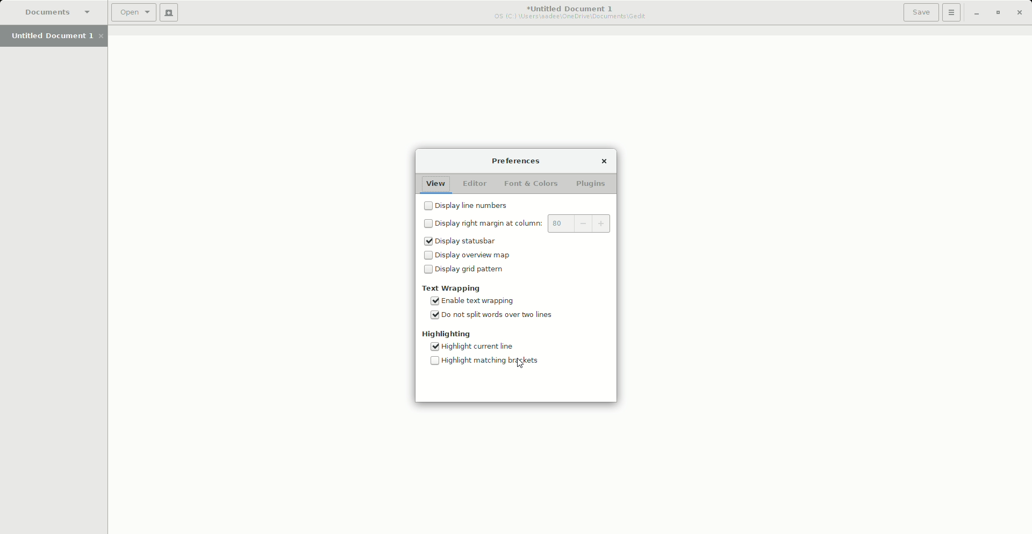  I want to click on Highlighting, so click(445, 335).